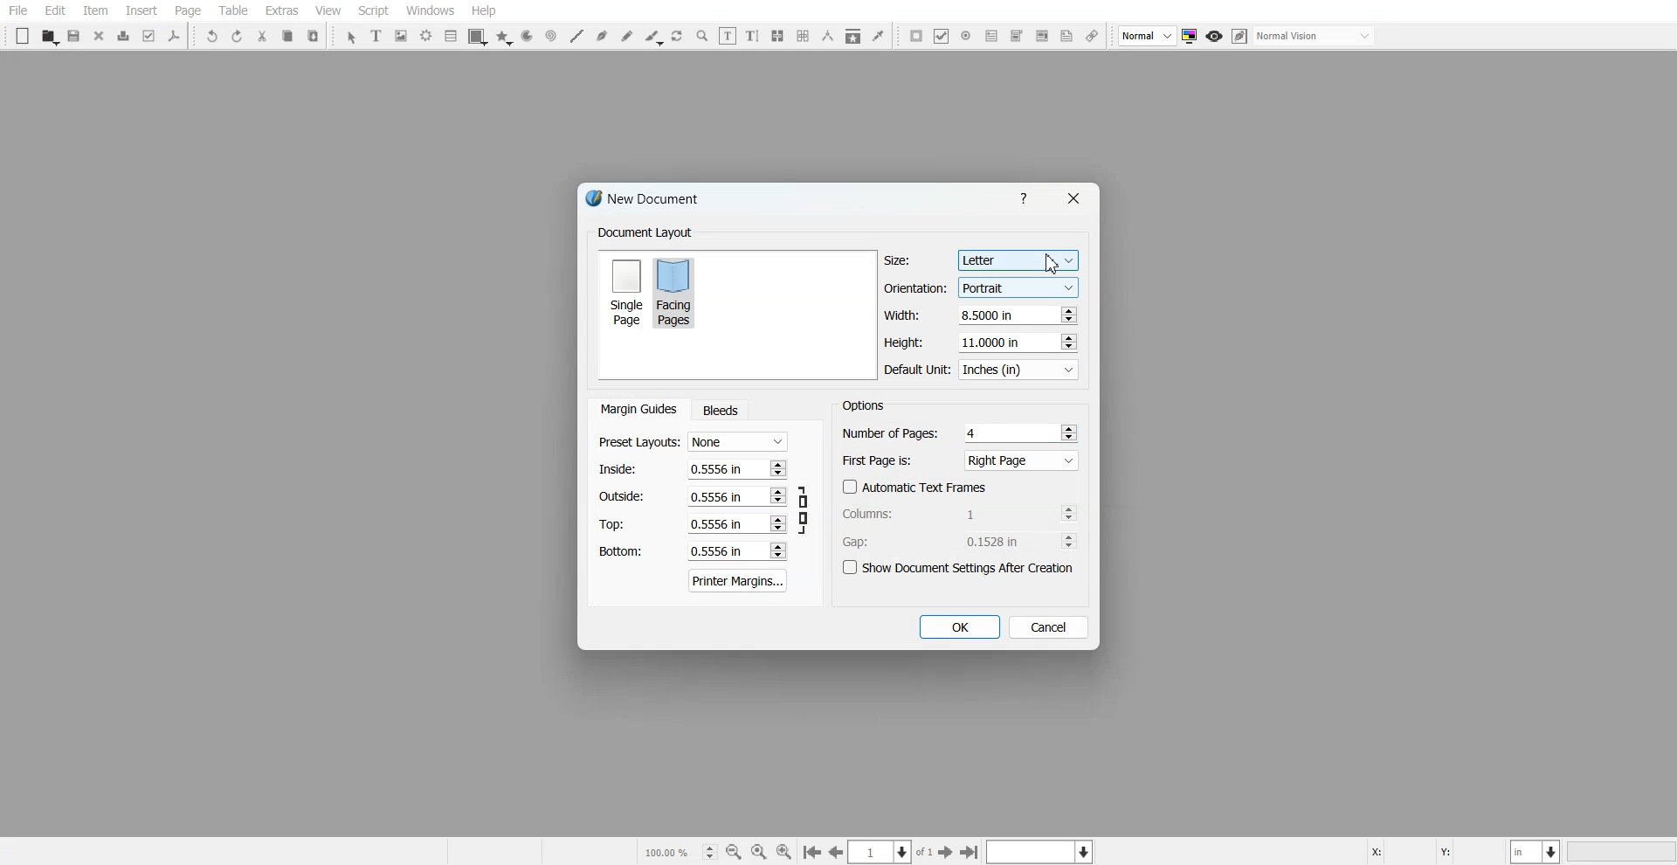 This screenshot has width=1677, height=865. What do you see at coordinates (942, 36) in the screenshot?
I see `PDF Check Box` at bounding box center [942, 36].